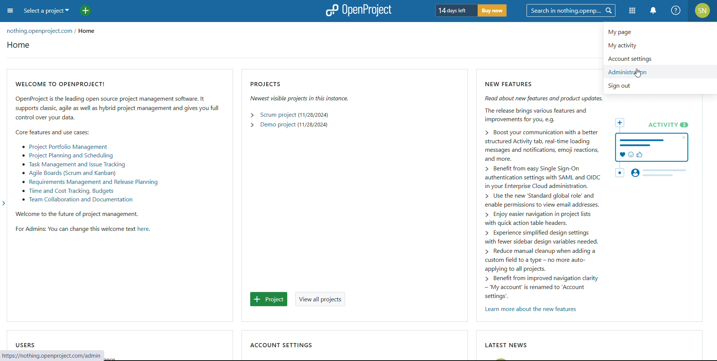 The height and width of the screenshot is (361, 717). What do you see at coordinates (10, 11) in the screenshot?
I see `open sidebar menu` at bounding box center [10, 11].